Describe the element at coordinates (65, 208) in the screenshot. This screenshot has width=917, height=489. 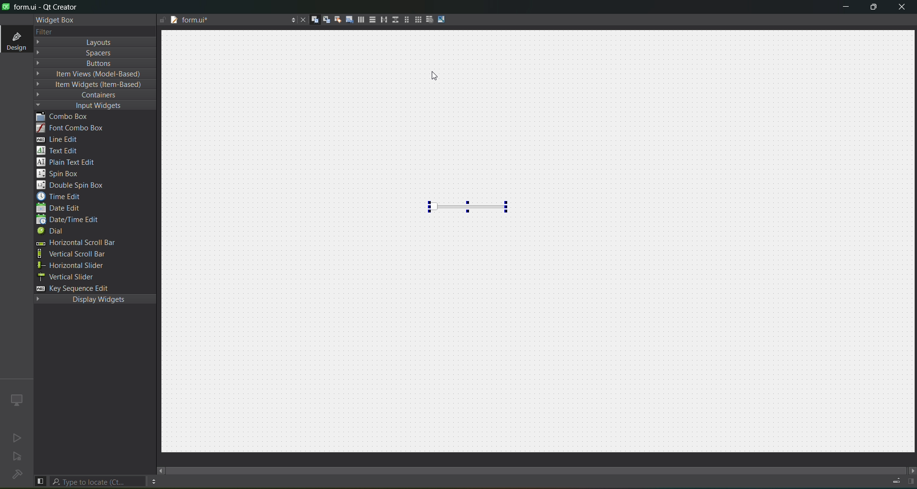
I see `date edit` at that location.